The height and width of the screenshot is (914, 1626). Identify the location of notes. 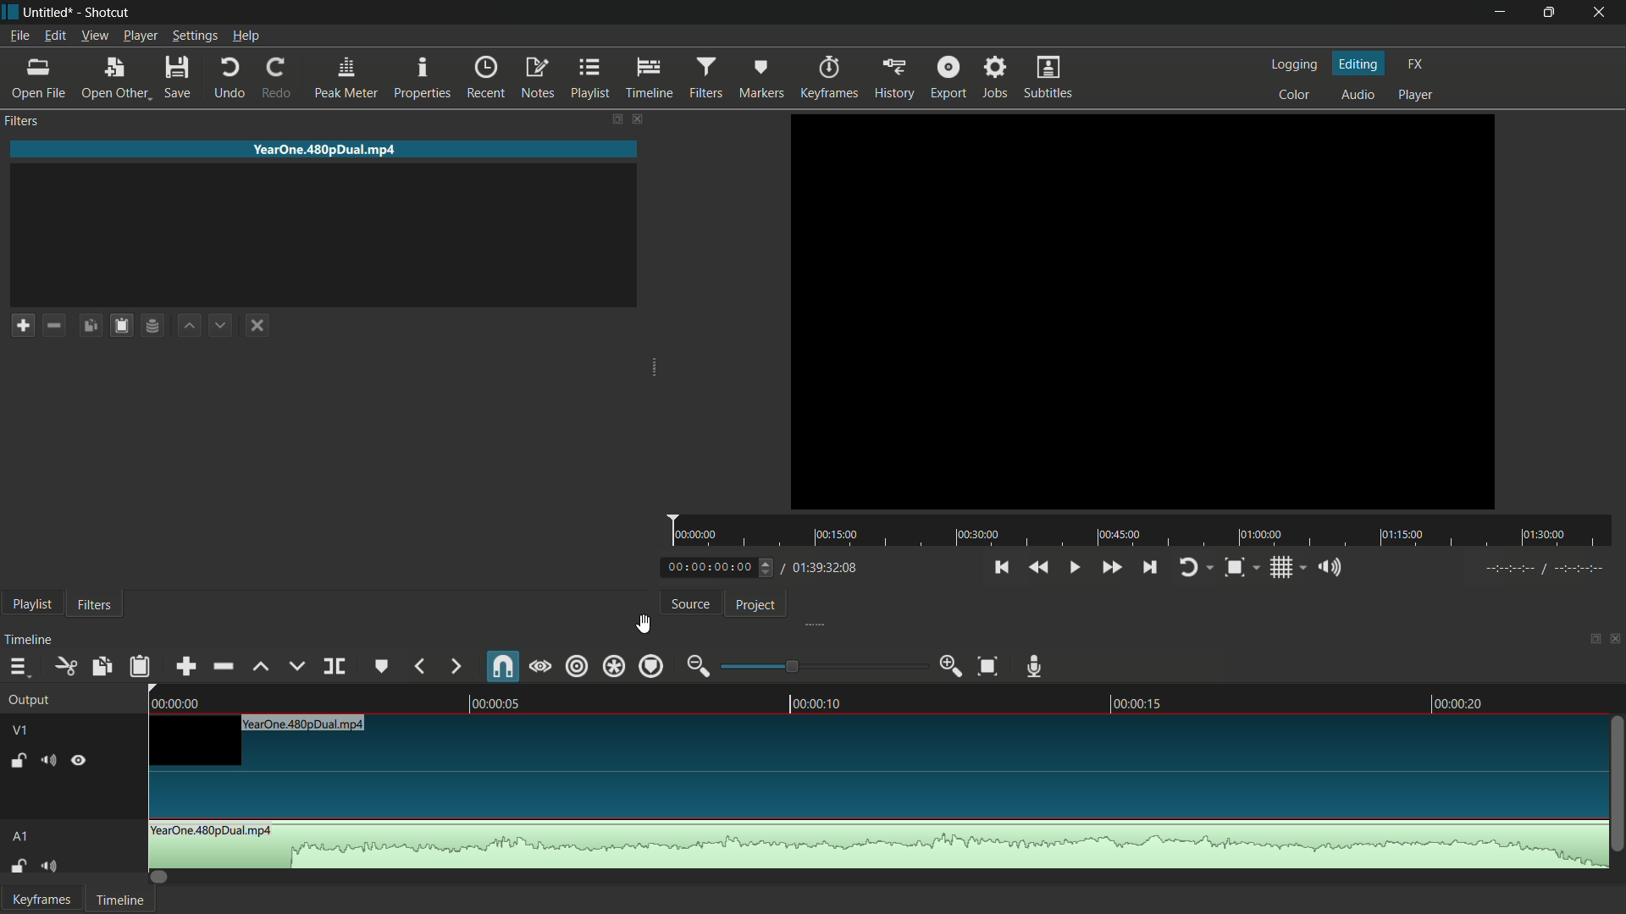
(539, 79).